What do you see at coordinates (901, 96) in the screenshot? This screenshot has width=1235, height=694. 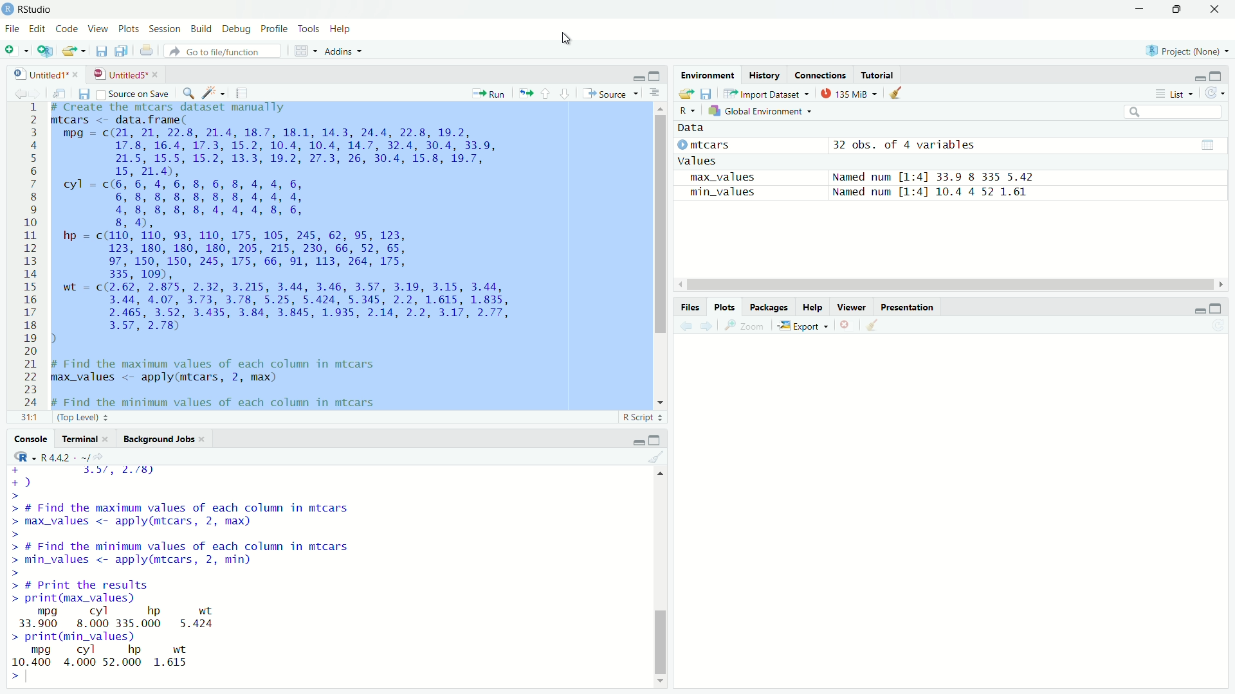 I see `clear` at bounding box center [901, 96].